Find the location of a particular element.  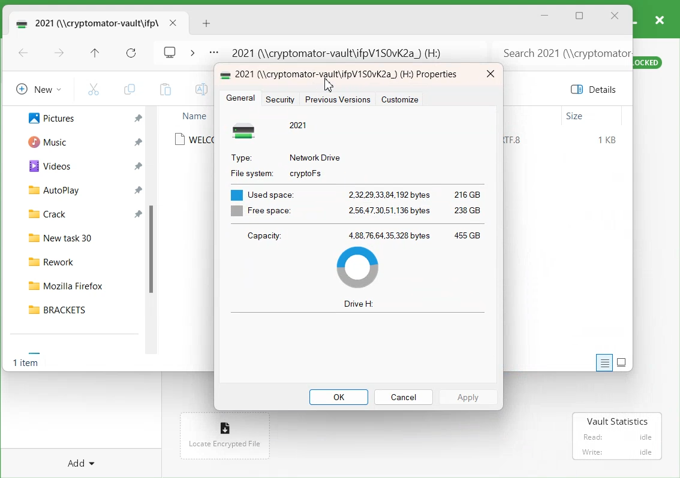

Apply is located at coordinates (469, 397).